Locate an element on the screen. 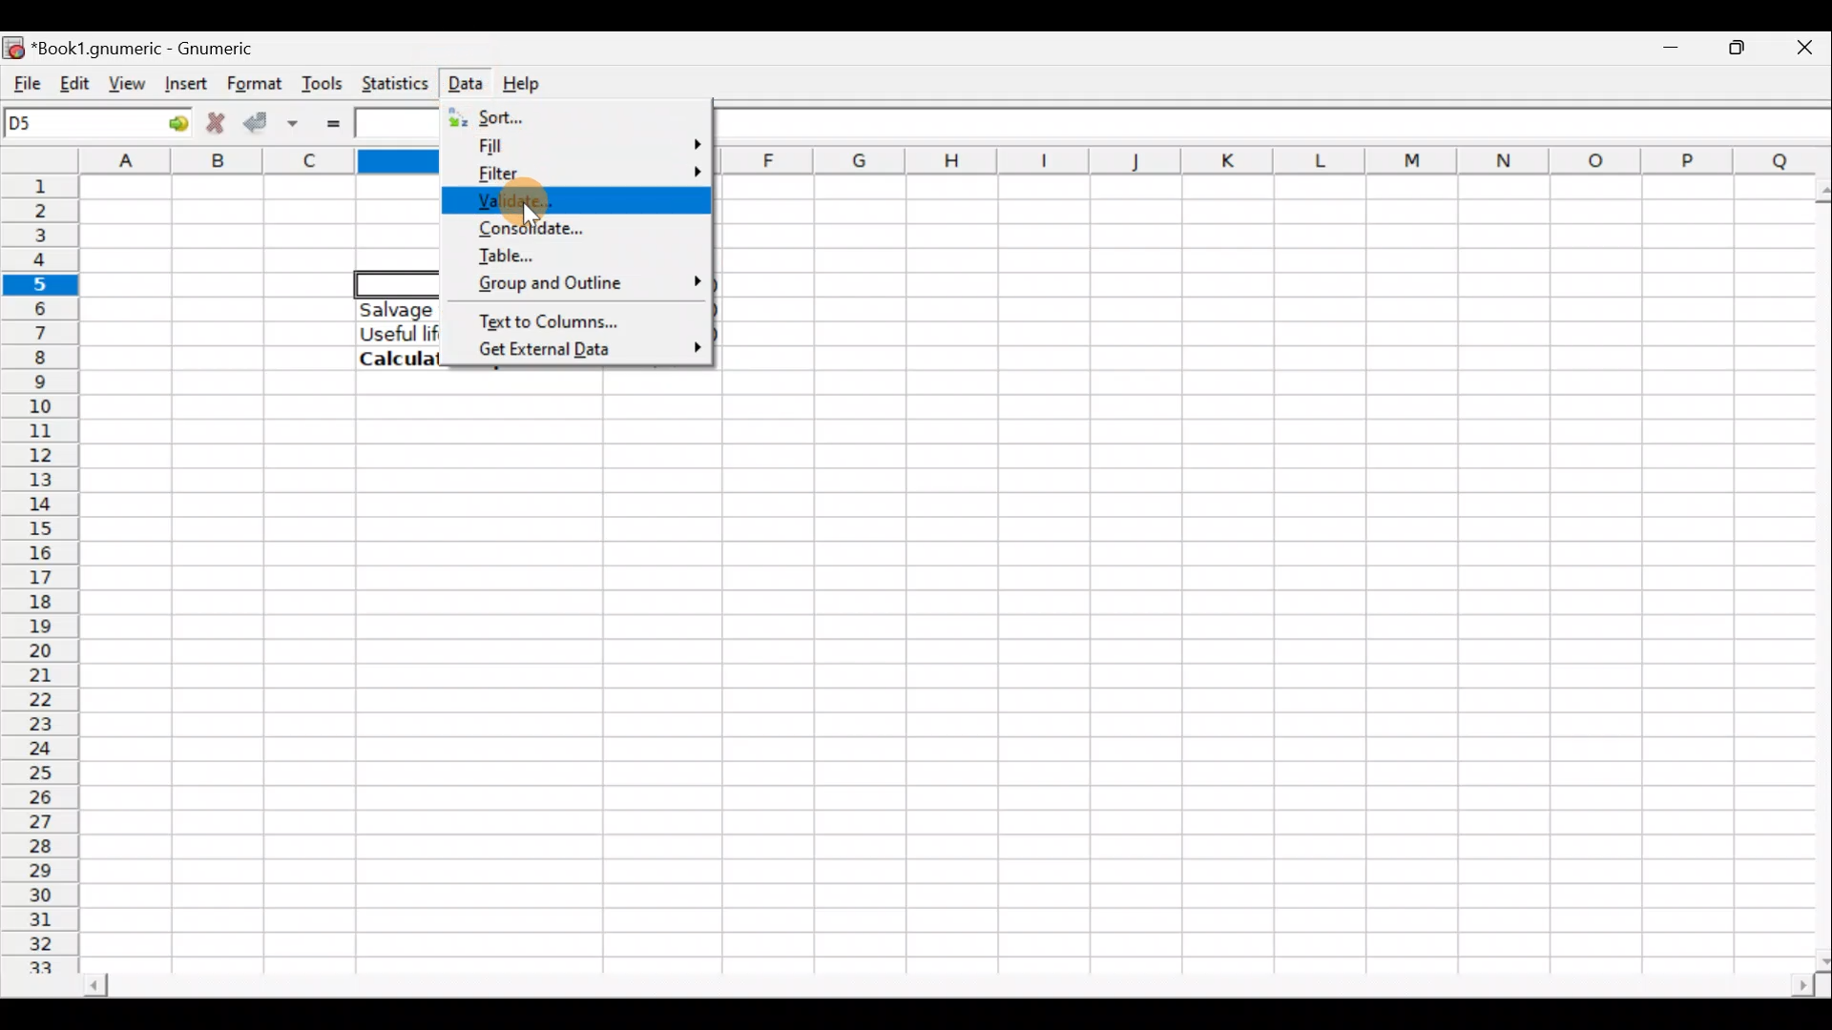 The image size is (1832, 1030). Maximize is located at coordinates (1741, 46).